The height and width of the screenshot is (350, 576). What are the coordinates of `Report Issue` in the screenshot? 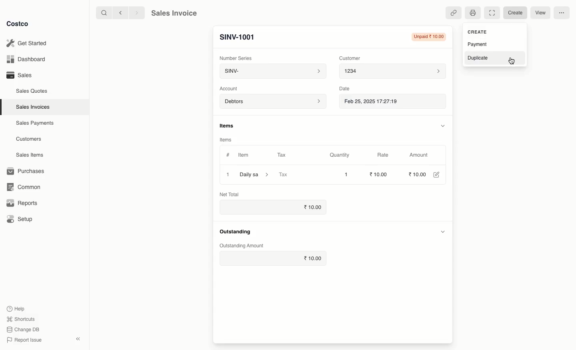 It's located at (25, 340).